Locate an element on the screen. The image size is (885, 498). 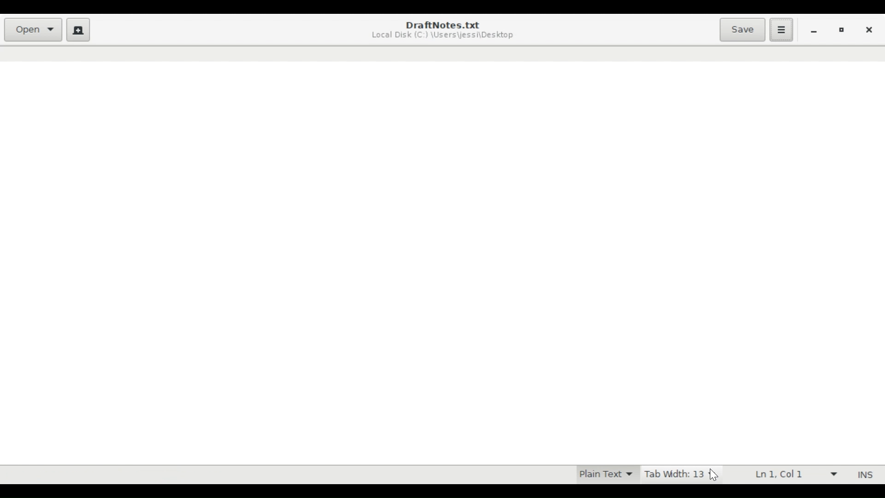
Plain Text is located at coordinates (603, 475).